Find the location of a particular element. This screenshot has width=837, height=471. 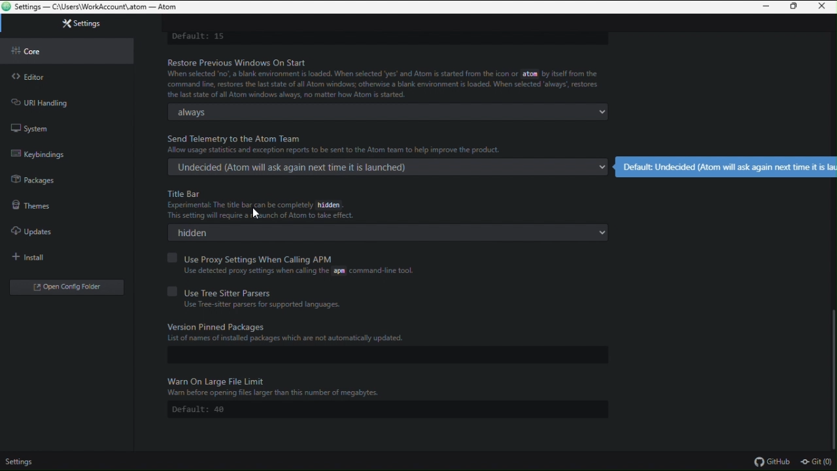

Title Bar
Experimenta: The title bar can be completely hidden
This setting will require 2 Raunch of Atom to take effect. is located at coordinates (264, 205).